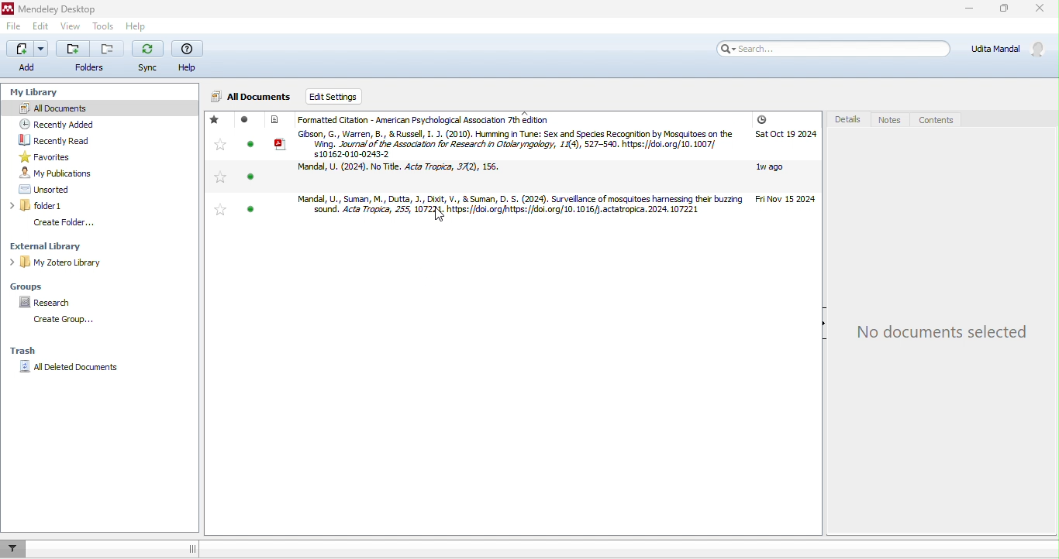 Image resolution: width=1059 pixels, height=559 pixels. Describe the element at coordinates (967, 10) in the screenshot. I see `minimize` at that location.